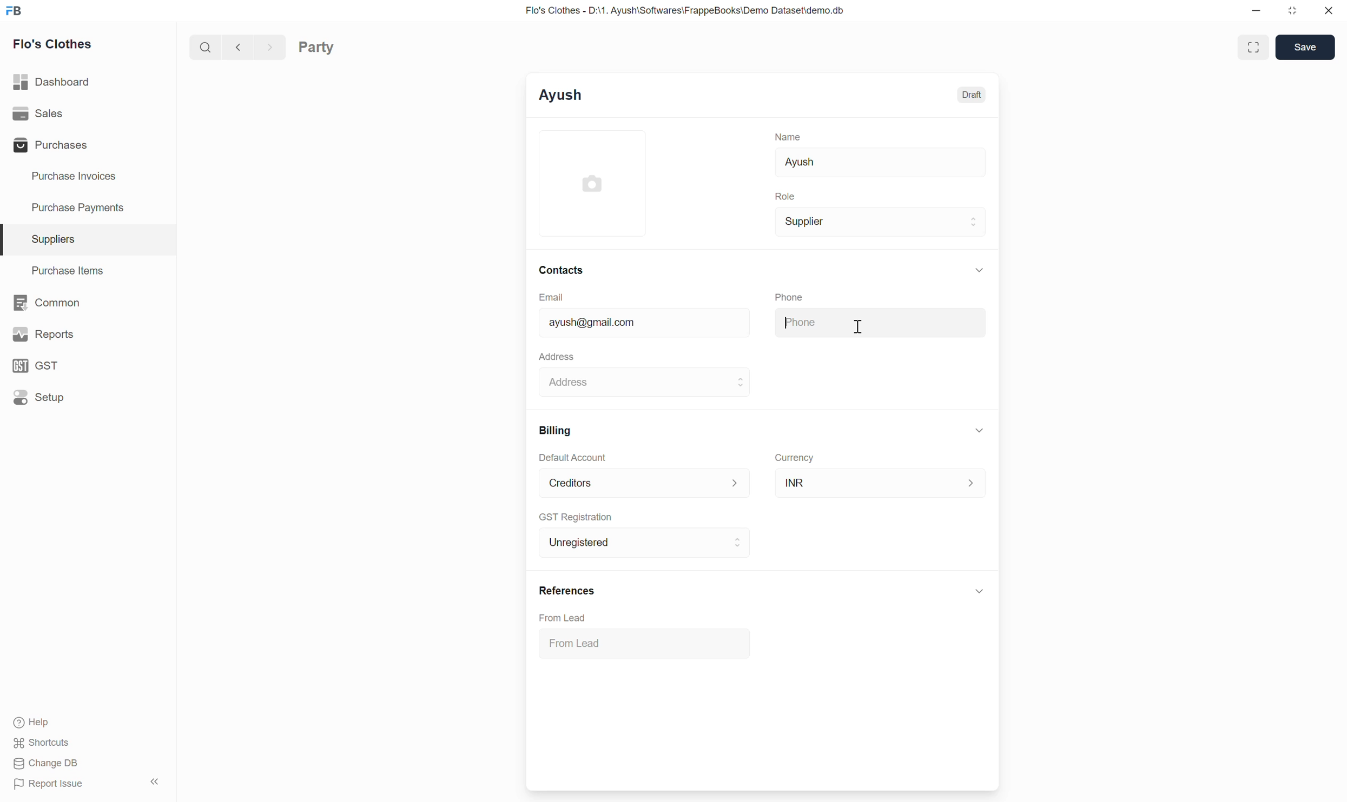  What do you see at coordinates (551, 297) in the screenshot?
I see `Email` at bounding box center [551, 297].